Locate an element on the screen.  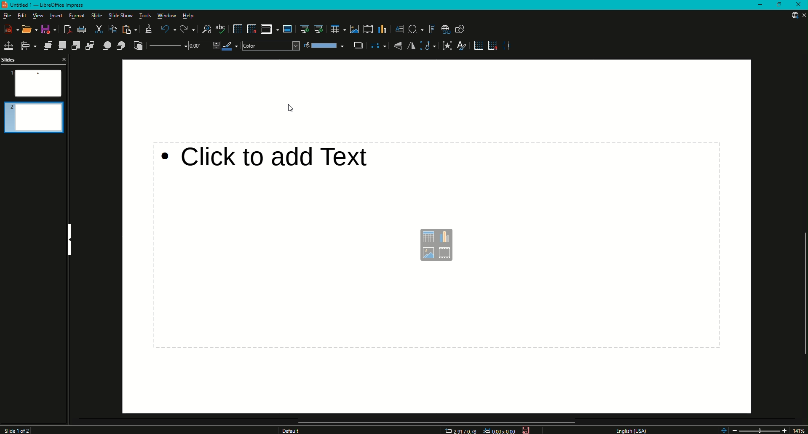
Start from first slide is located at coordinates (302, 28).